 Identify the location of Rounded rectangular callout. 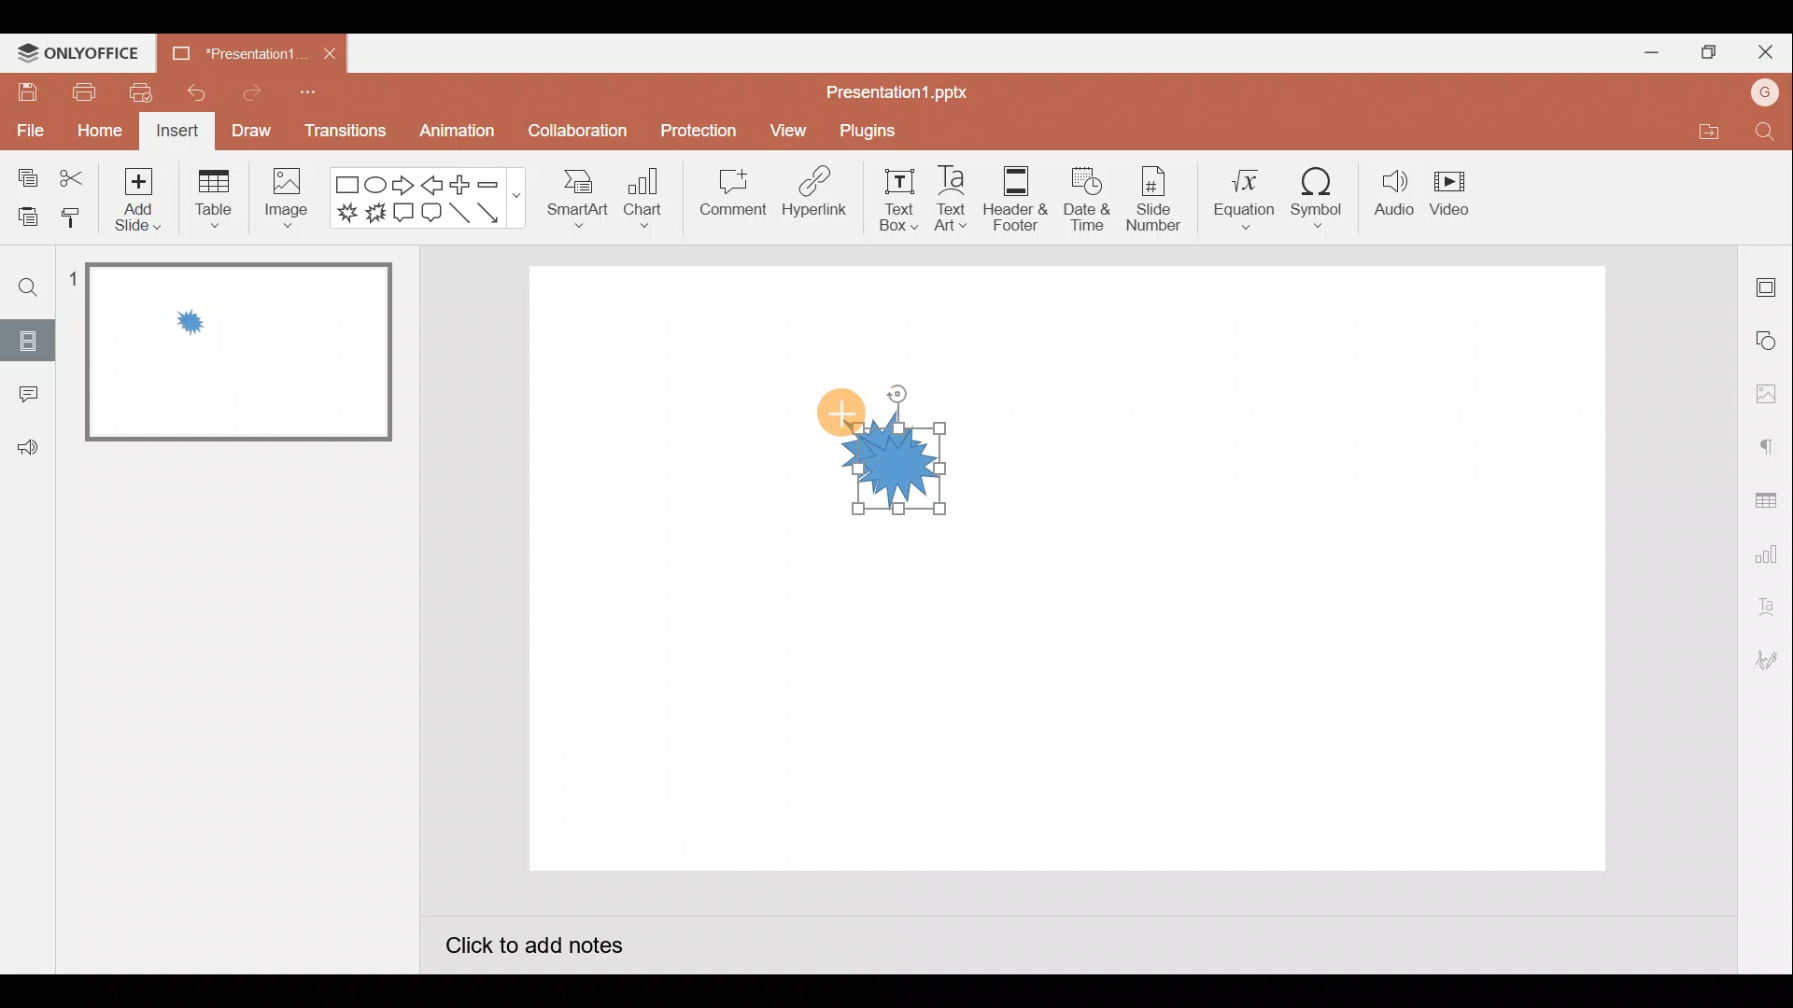
(431, 214).